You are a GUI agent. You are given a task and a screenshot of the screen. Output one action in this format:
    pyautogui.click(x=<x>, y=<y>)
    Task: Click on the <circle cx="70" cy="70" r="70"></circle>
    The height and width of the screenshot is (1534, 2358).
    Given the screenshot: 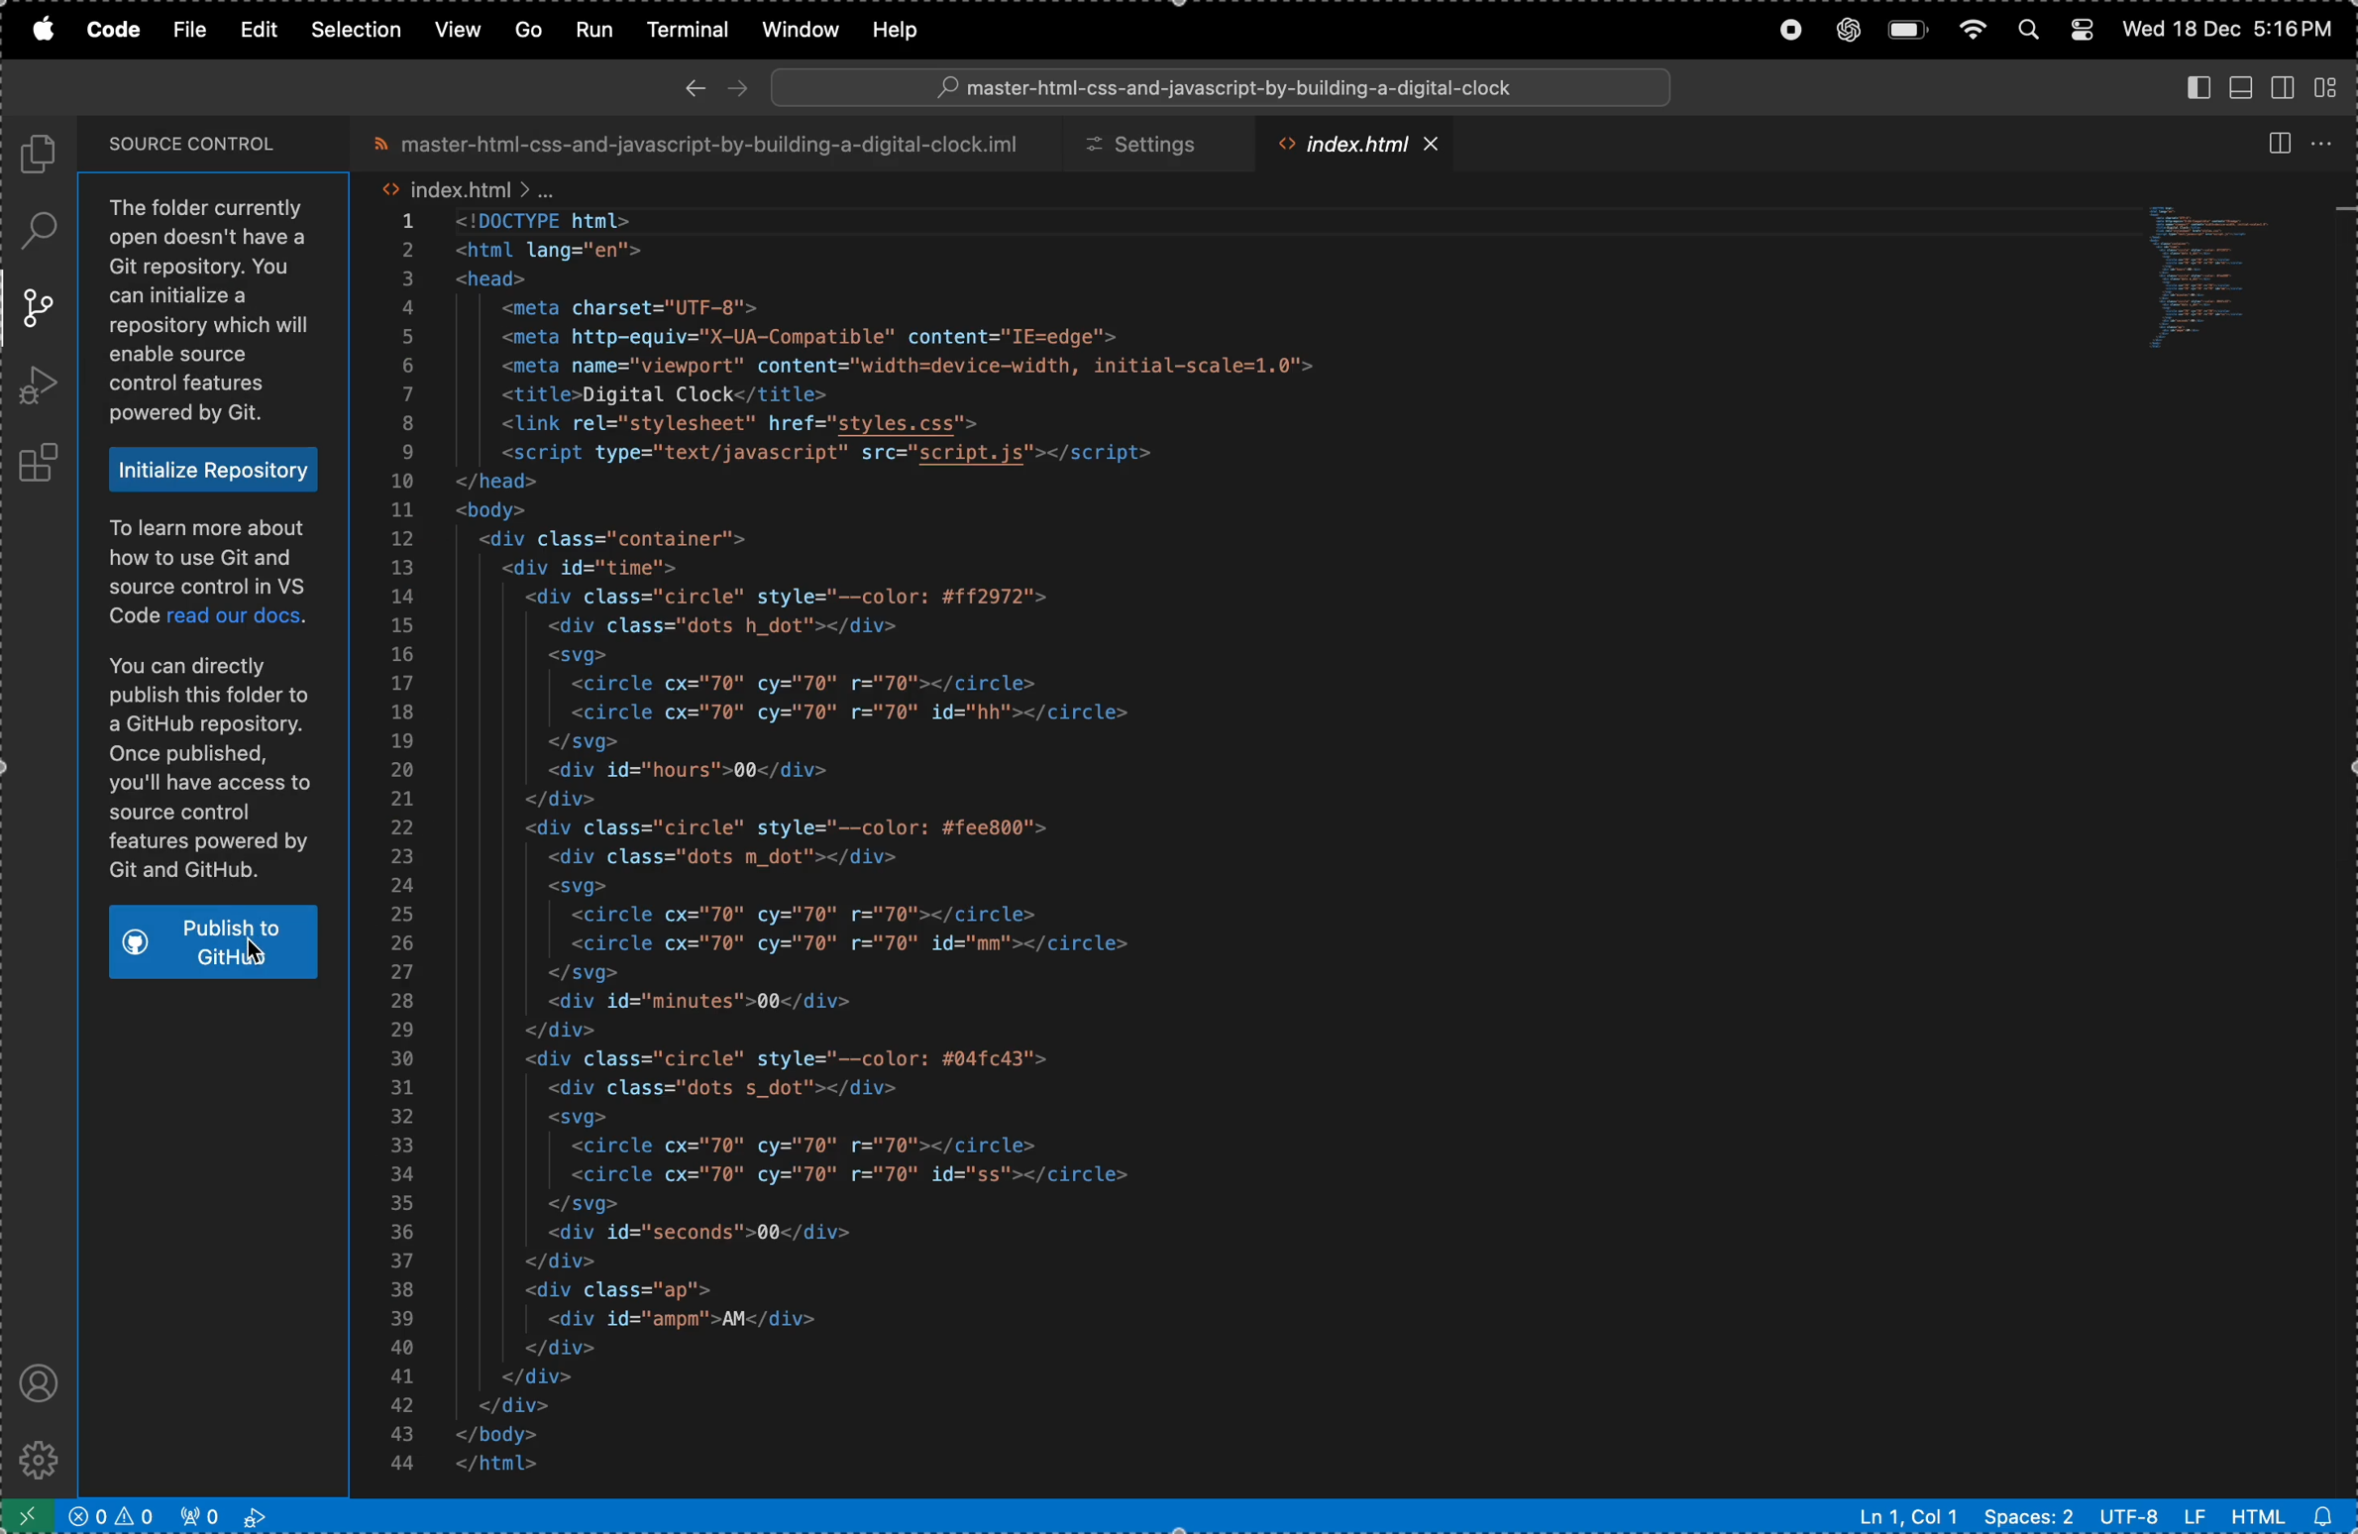 What is the action you would take?
    pyautogui.click(x=804, y=684)
    